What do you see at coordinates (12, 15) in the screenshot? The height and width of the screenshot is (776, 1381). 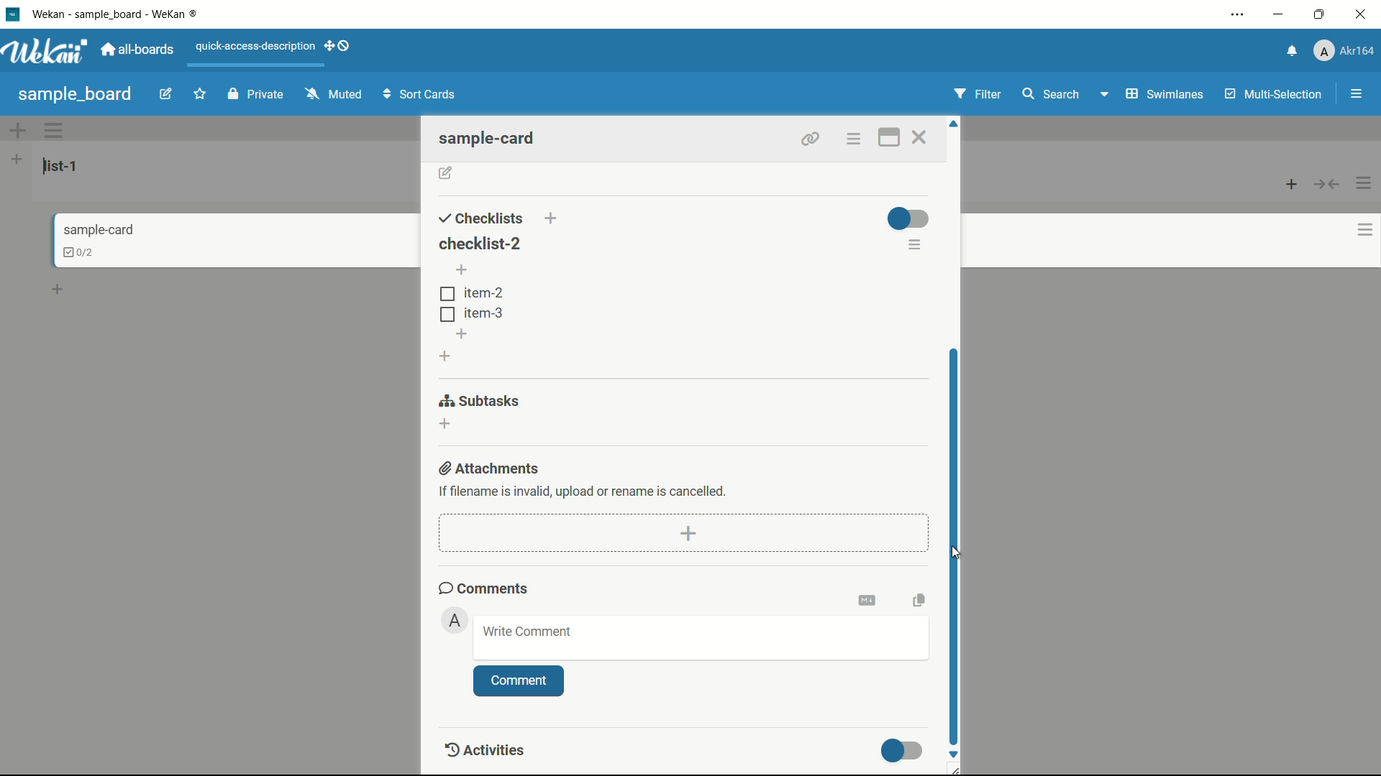 I see `app icon` at bounding box center [12, 15].